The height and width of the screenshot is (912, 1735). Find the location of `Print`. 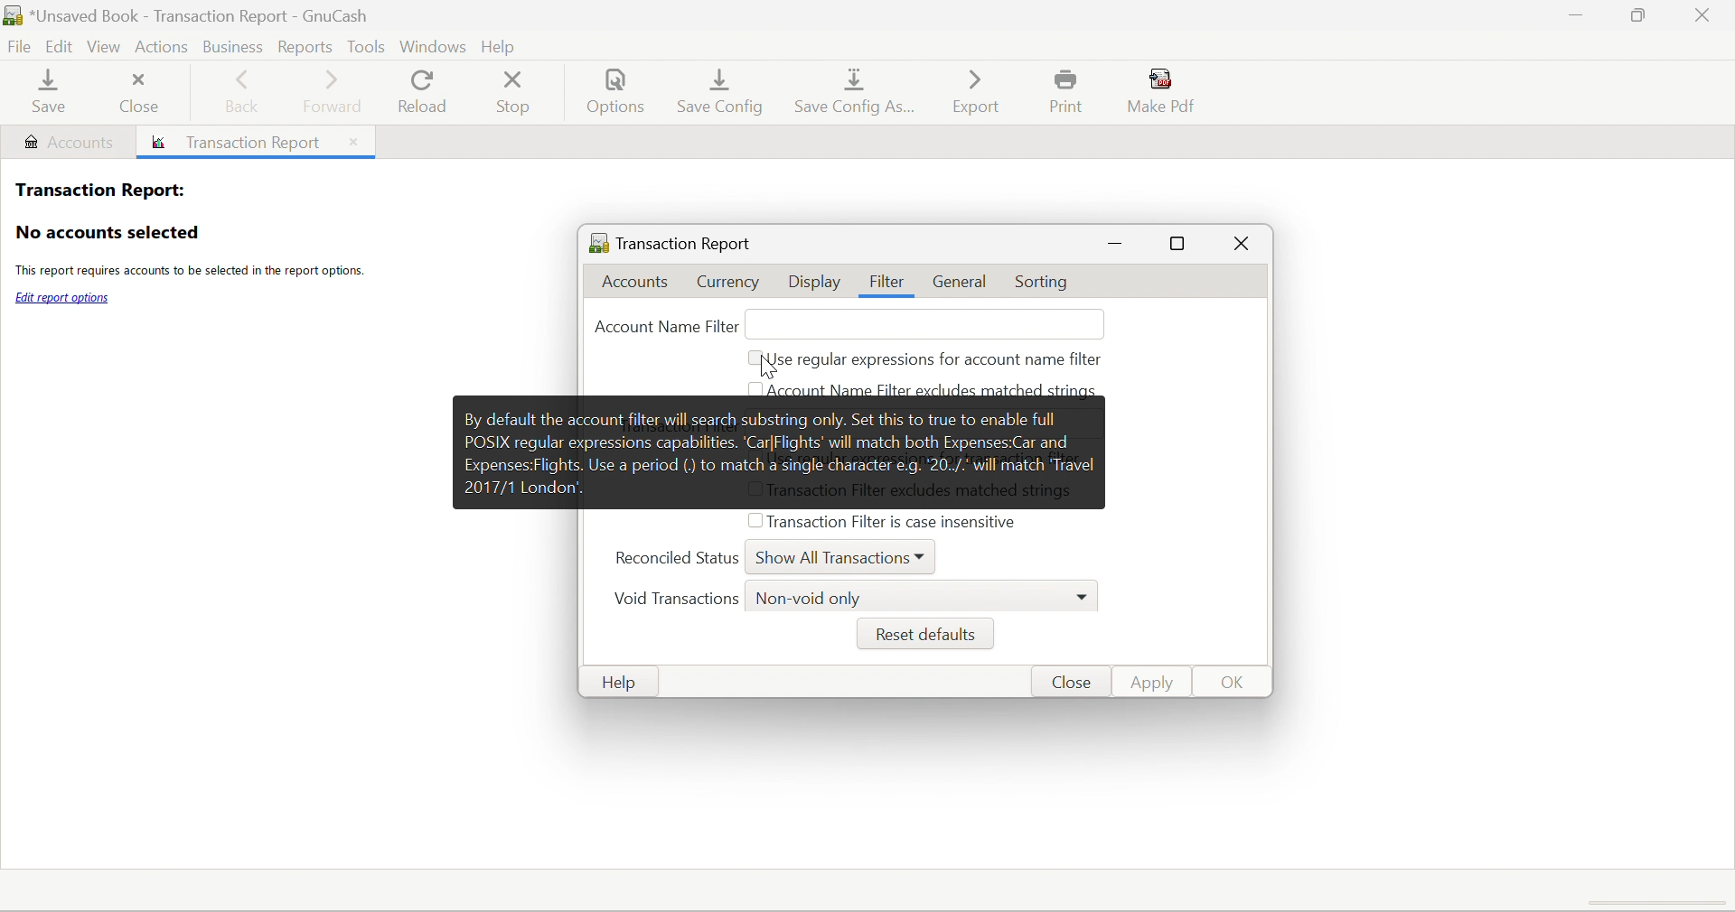

Print is located at coordinates (1071, 92).